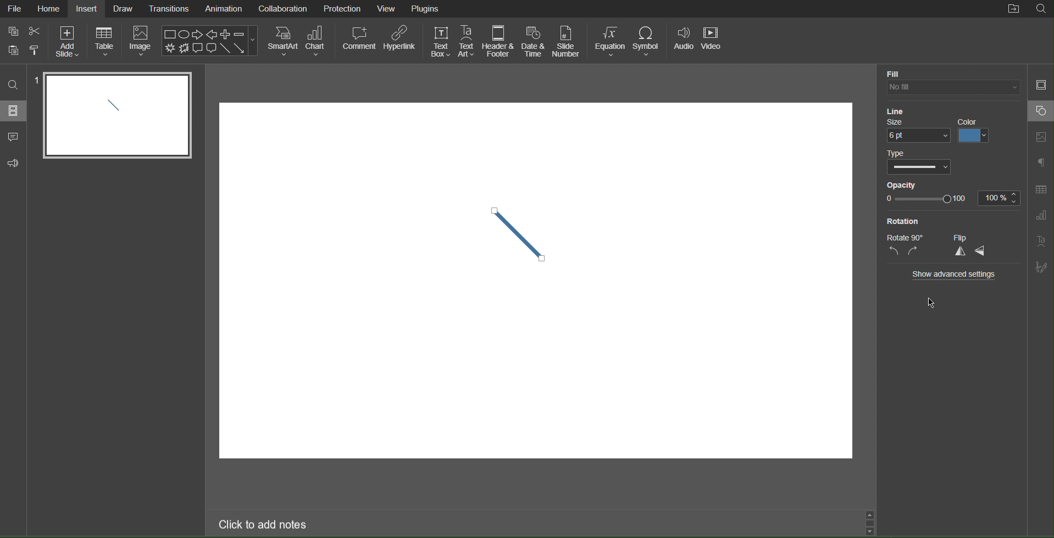  Describe the element at coordinates (11, 30) in the screenshot. I see `Copy` at that location.